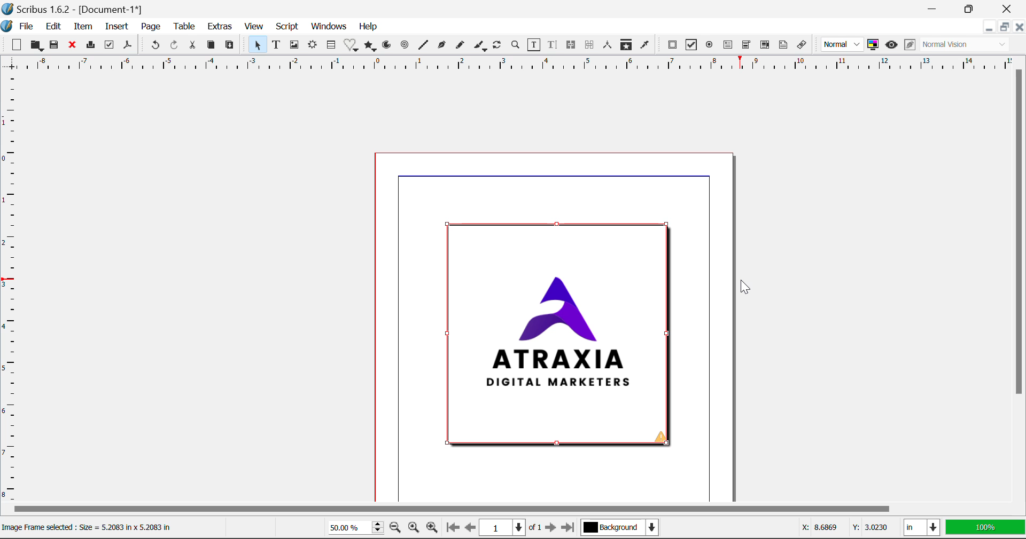  Describe the element at coordinates (36, 45) in the screenshot. I see `Open` at that location.